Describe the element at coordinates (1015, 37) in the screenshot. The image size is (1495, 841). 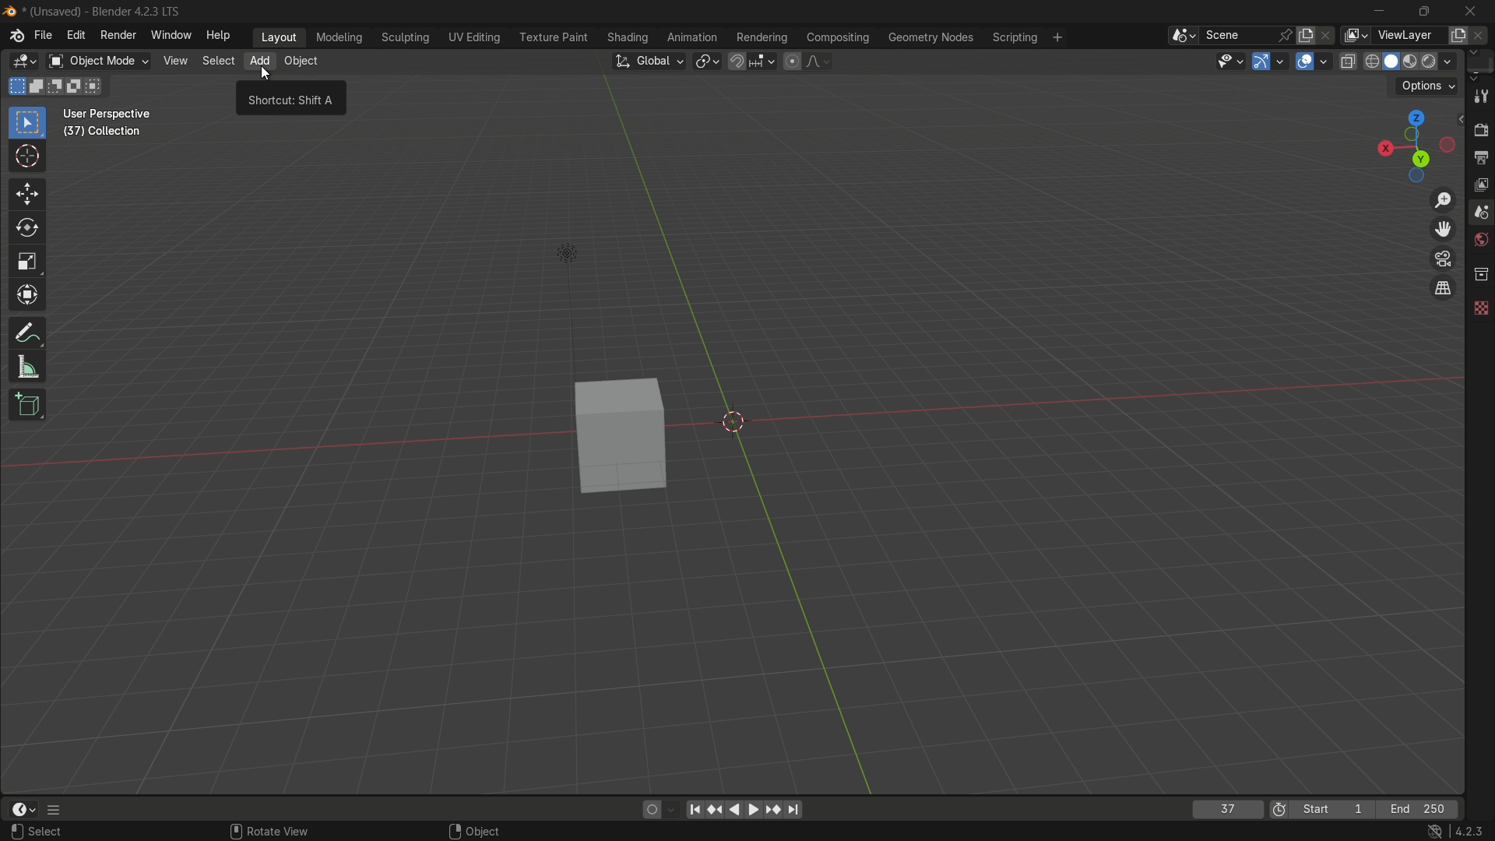
I see `scripting menu` at that location.